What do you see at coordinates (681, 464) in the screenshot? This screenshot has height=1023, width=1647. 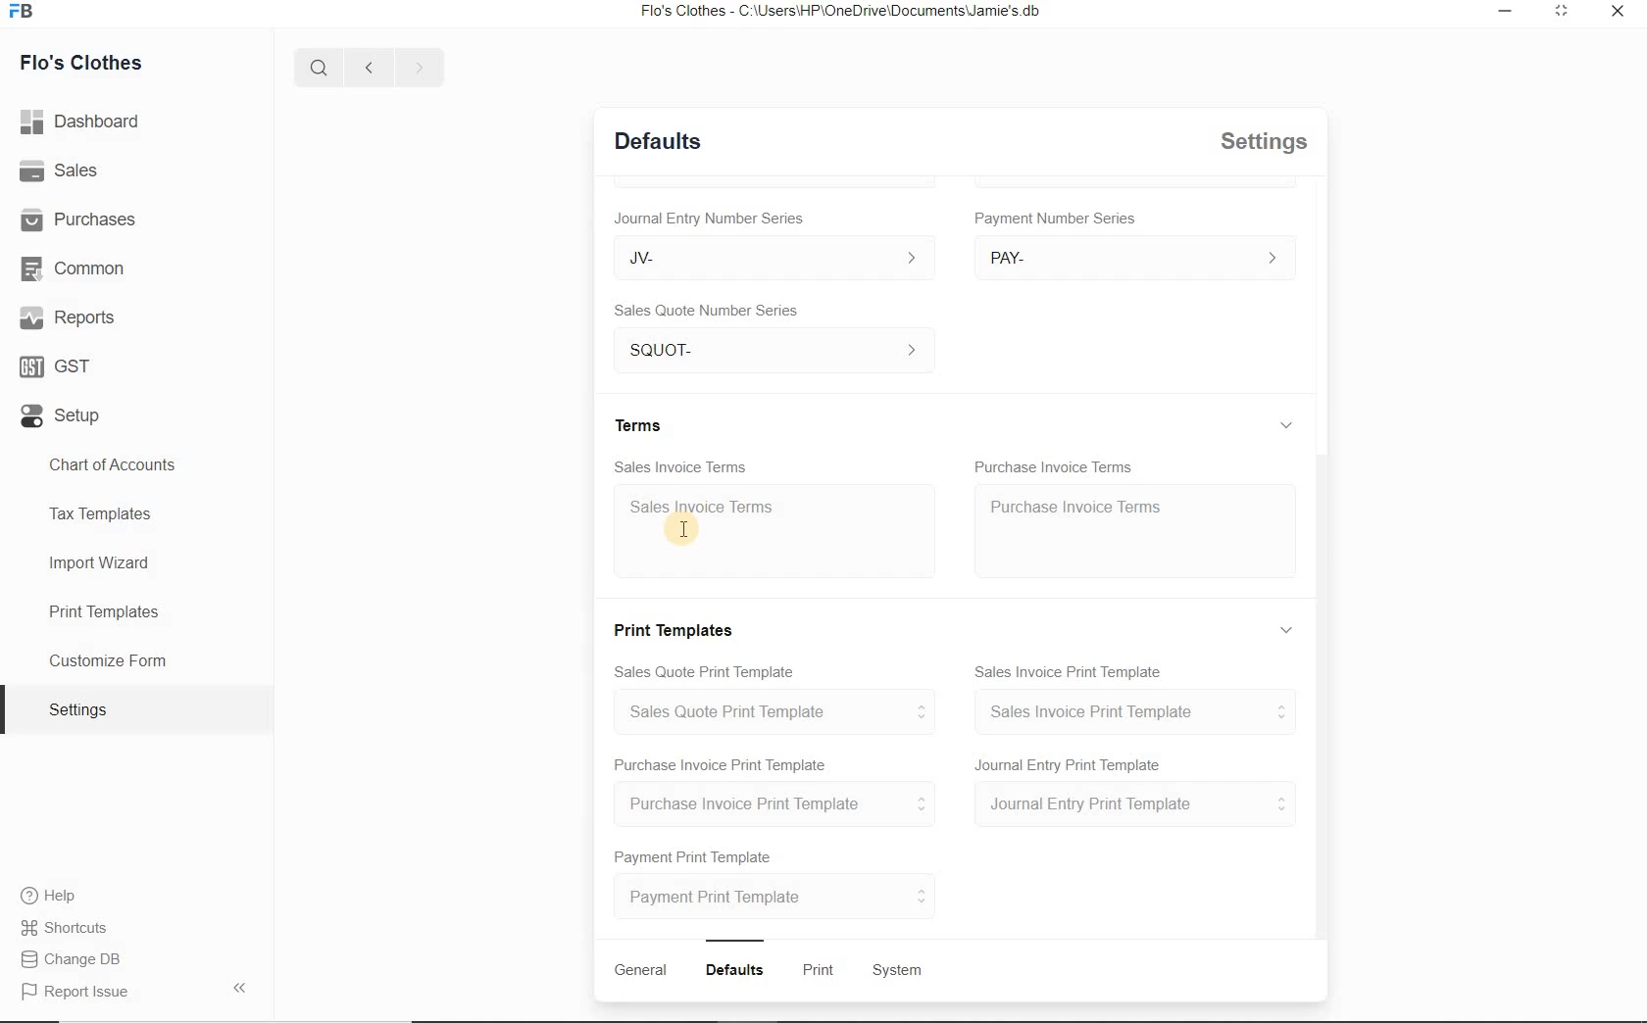 I see `Sales Invoice Terms` at bounding box center [681, 464].